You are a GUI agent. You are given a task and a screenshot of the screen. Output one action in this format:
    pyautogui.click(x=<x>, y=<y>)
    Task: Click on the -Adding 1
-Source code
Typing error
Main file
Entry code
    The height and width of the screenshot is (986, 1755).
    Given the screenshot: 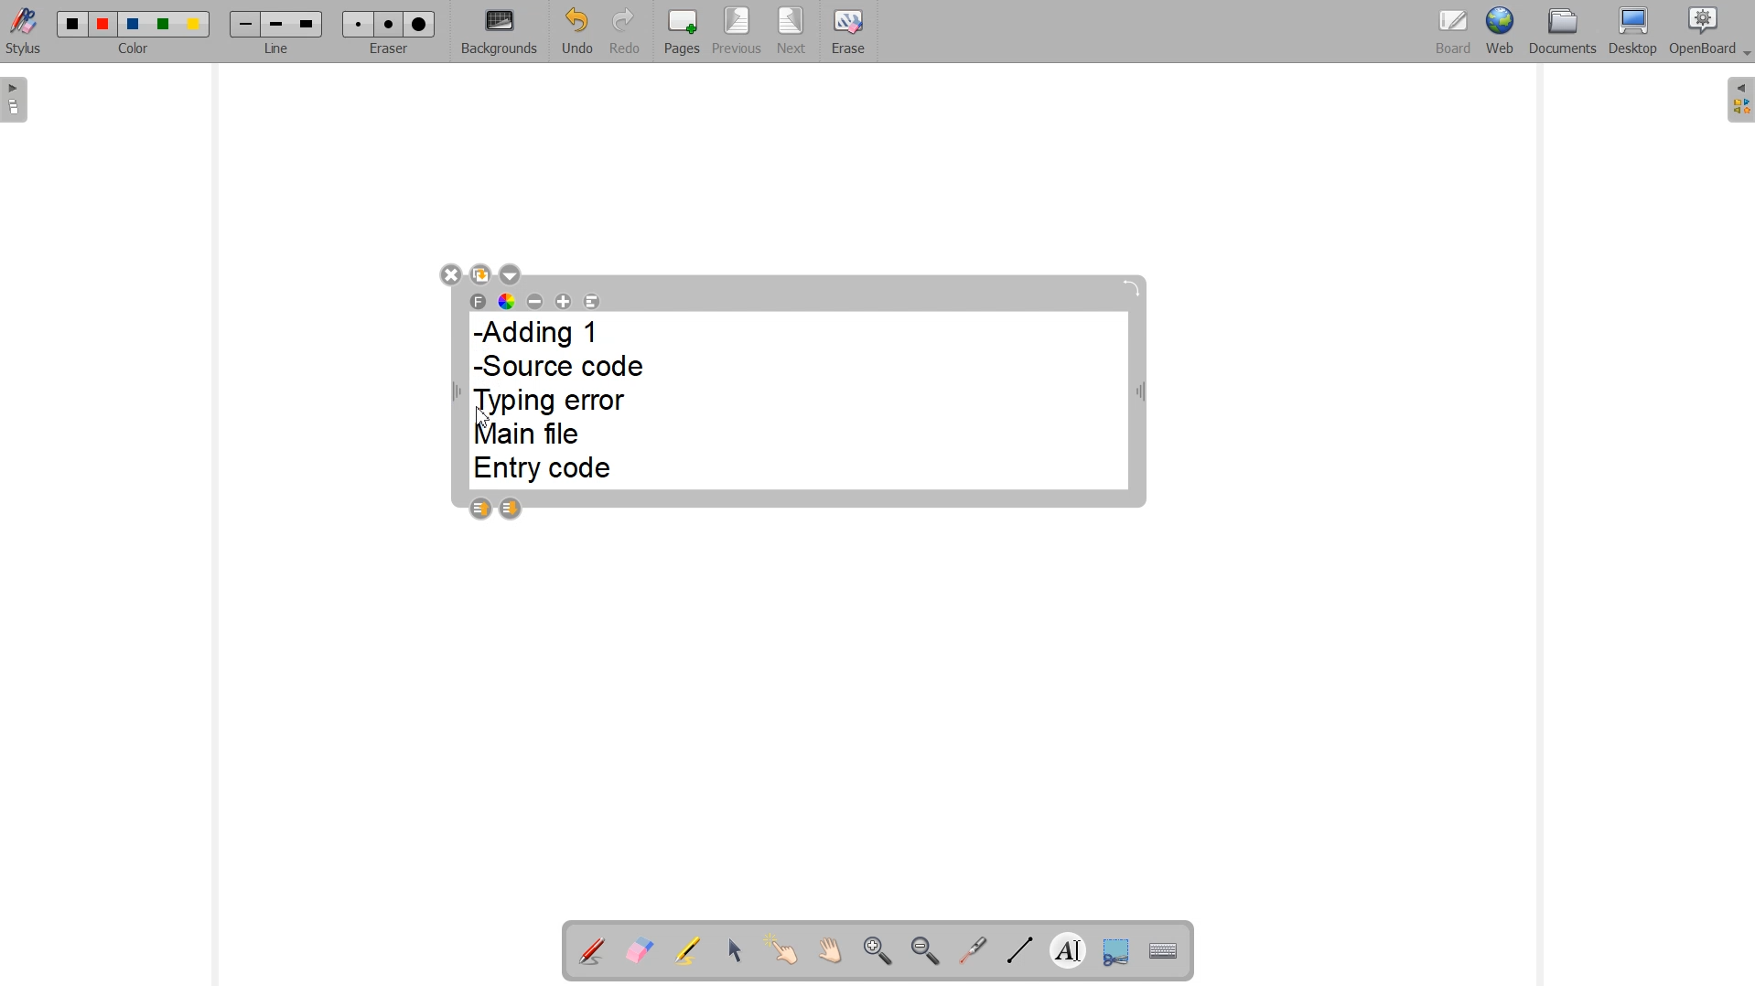 What is the action you would take?
    pyautogui.click(x=565, y=402)
    